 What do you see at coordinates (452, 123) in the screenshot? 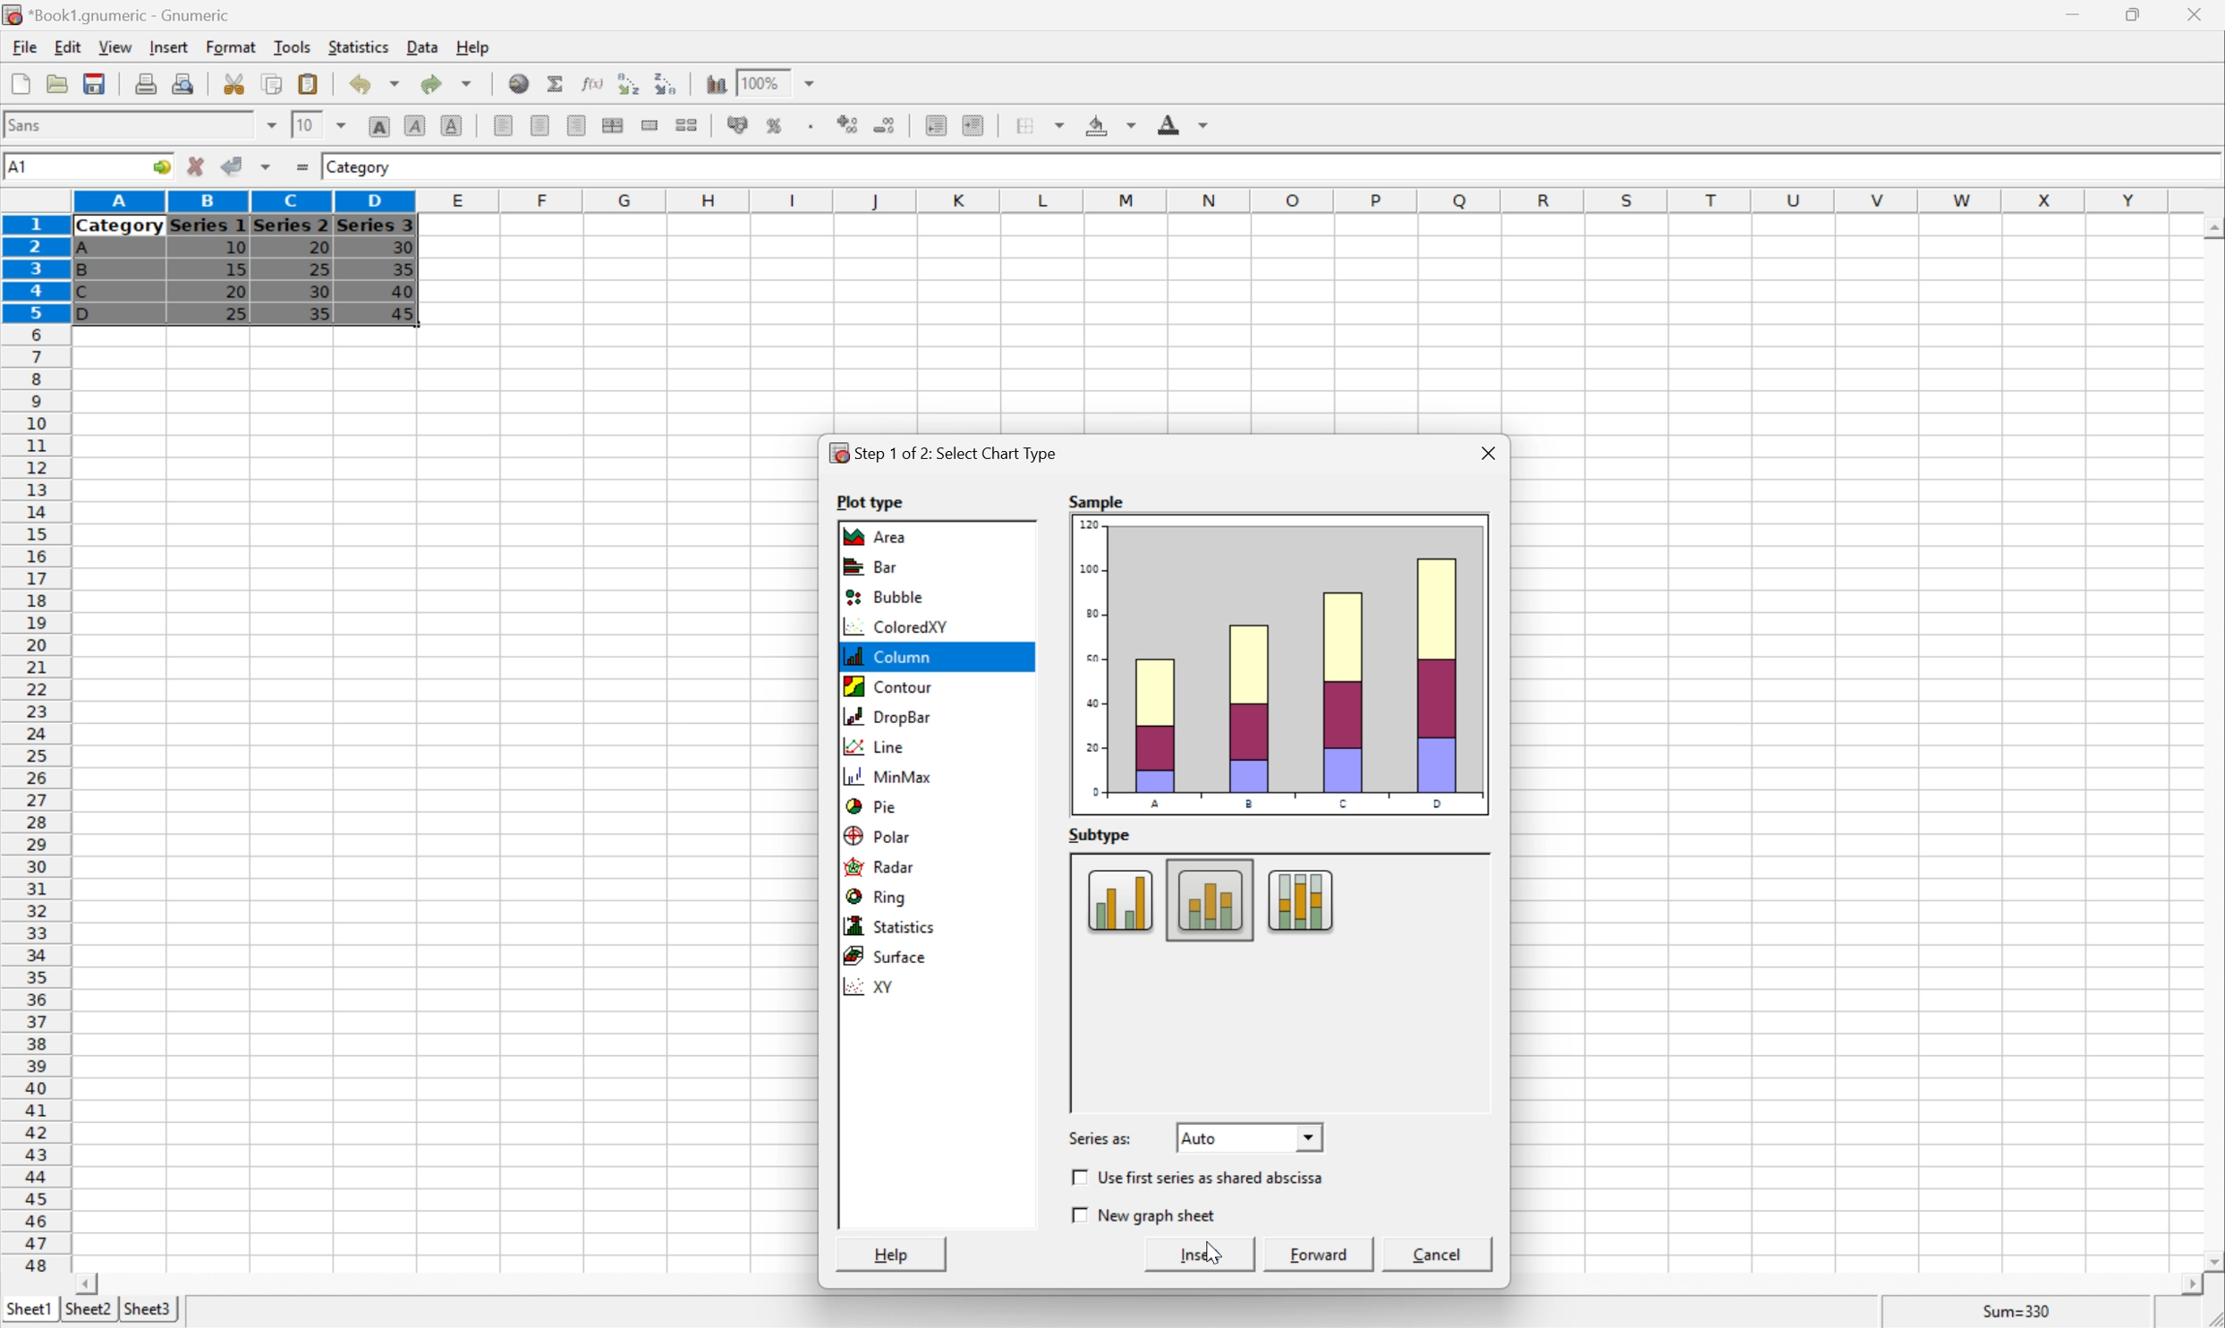
I see `Underline` at bounding box center [452, 123].